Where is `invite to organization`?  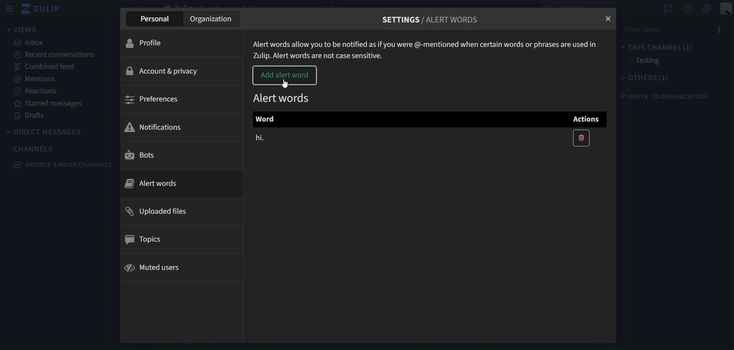 invite to organization is located at coordinates (663, 97).